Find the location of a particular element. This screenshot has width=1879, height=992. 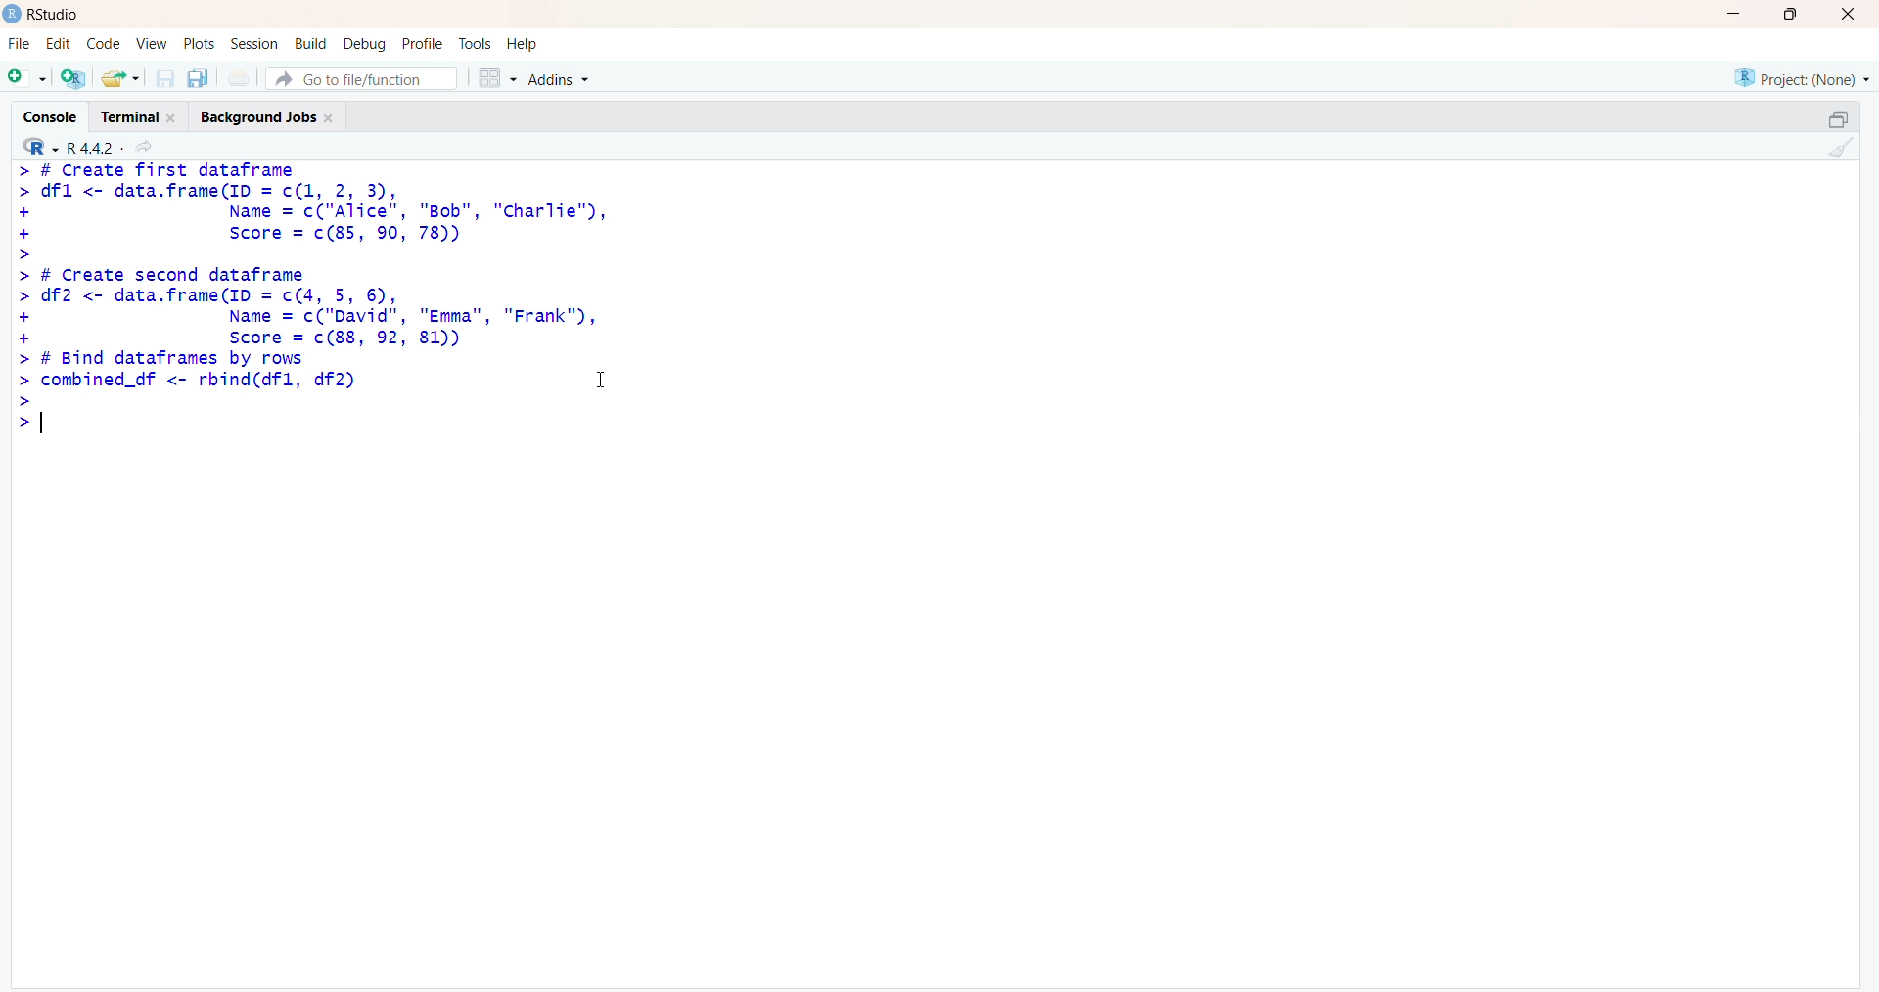

Terminal is located at coordinates (139, 115).